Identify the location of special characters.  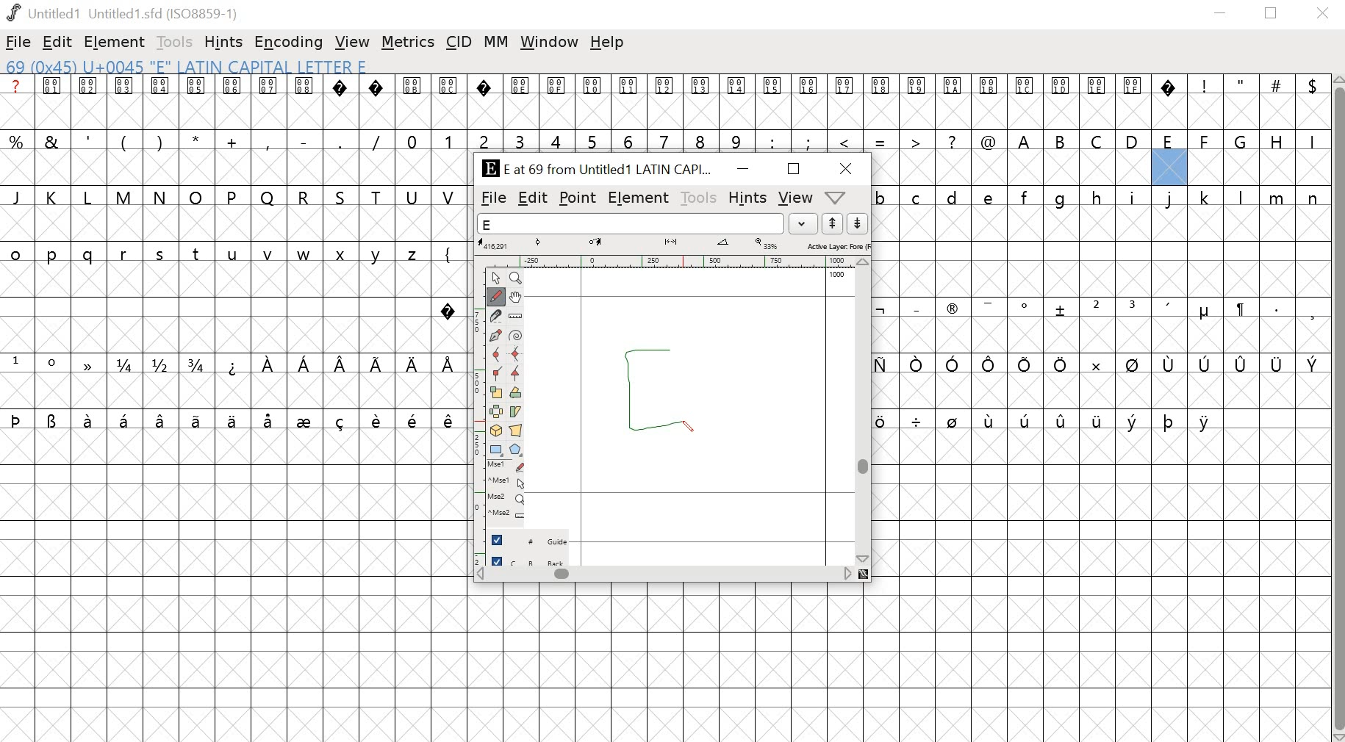
(1102, 364).